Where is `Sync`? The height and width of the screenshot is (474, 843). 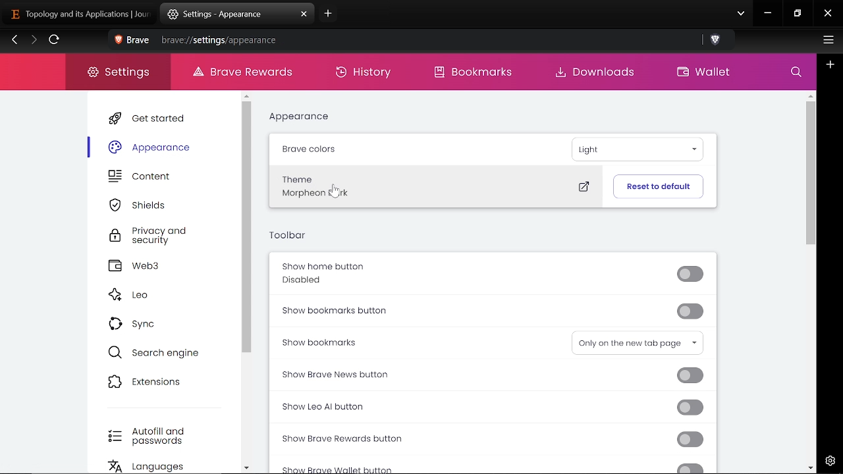 Sync is located at coordinates (139, 323).